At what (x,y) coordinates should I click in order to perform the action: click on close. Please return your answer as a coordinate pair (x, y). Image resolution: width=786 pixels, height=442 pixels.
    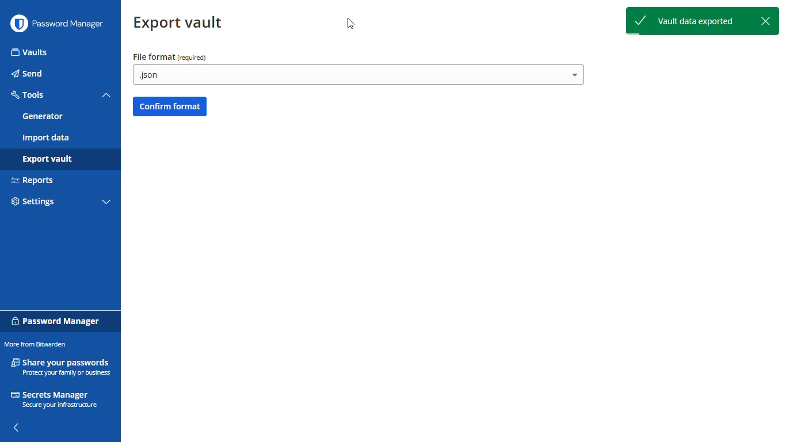
    Looking at the image, I should click on (768, 21).